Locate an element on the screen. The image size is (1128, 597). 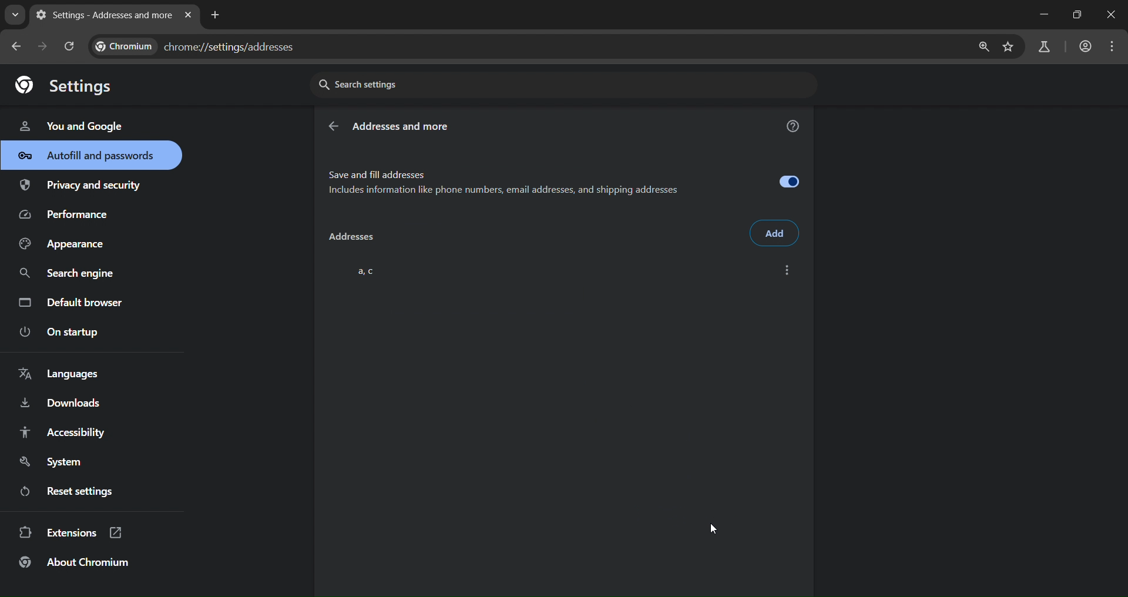
accessibility is located at coordinates (61, 432).